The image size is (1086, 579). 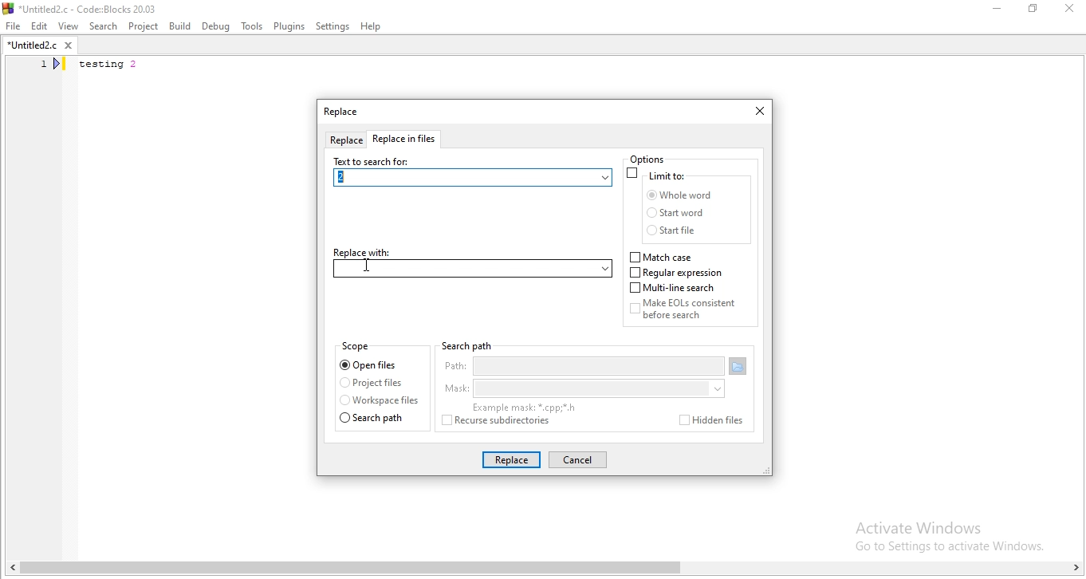 I want to click on path, so click(x=582, y=368).